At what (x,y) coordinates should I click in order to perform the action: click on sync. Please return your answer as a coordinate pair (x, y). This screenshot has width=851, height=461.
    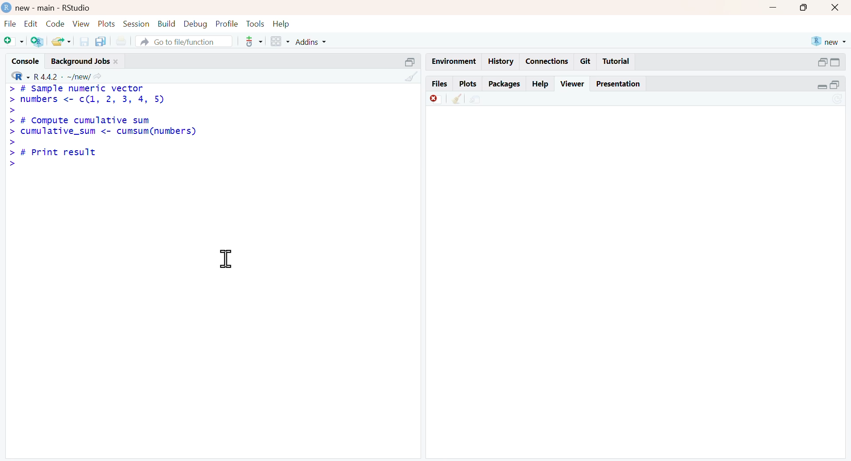
    Looking at the image, I should click on (838, 99).